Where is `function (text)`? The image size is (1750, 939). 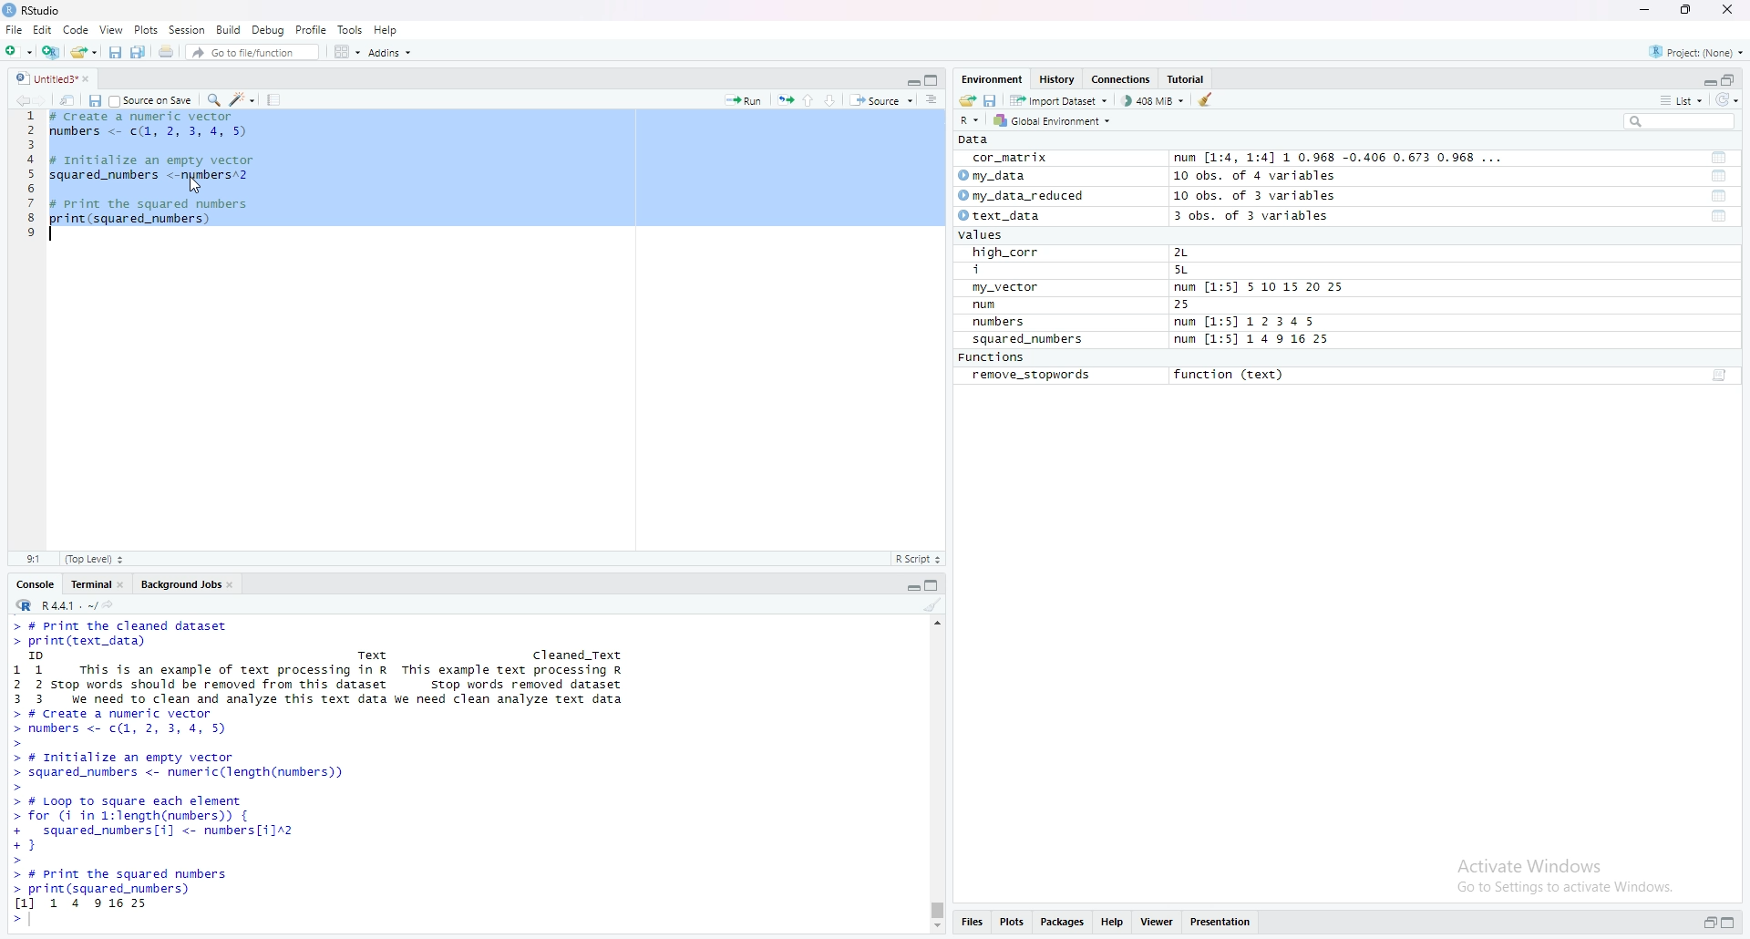 function (text) is located at coordinates (1231, 376).